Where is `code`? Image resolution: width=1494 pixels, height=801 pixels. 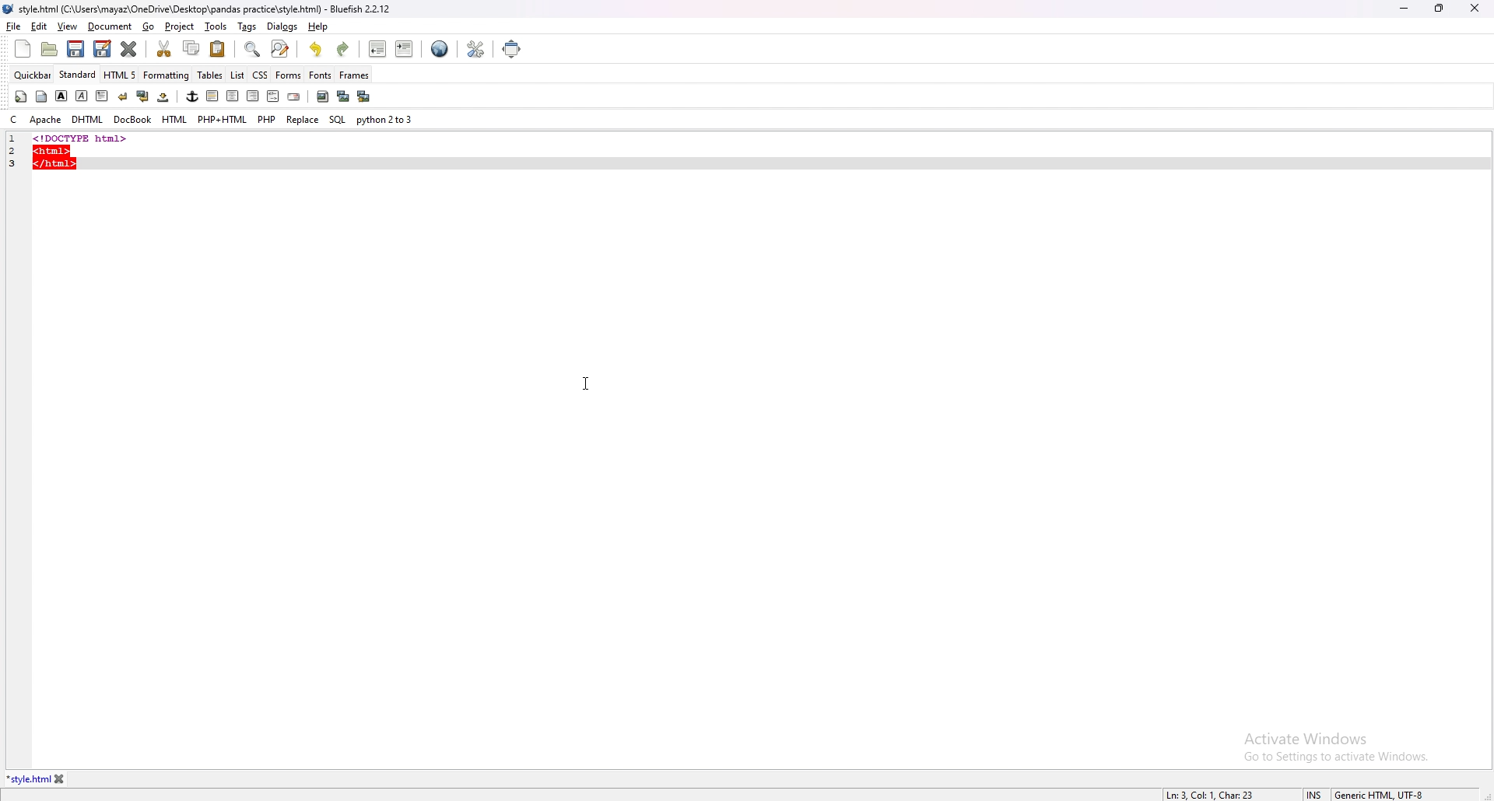
code is located at coordinates (126, 138).